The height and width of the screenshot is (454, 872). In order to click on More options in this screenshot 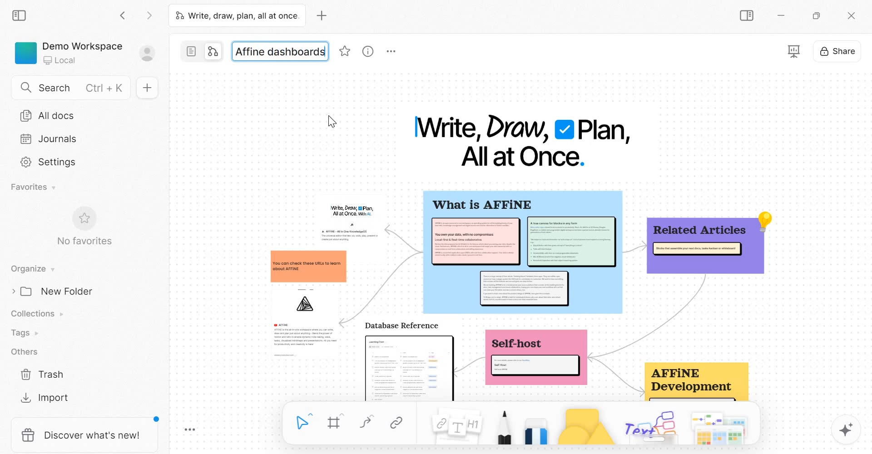, I will do `click(393, 53)`.